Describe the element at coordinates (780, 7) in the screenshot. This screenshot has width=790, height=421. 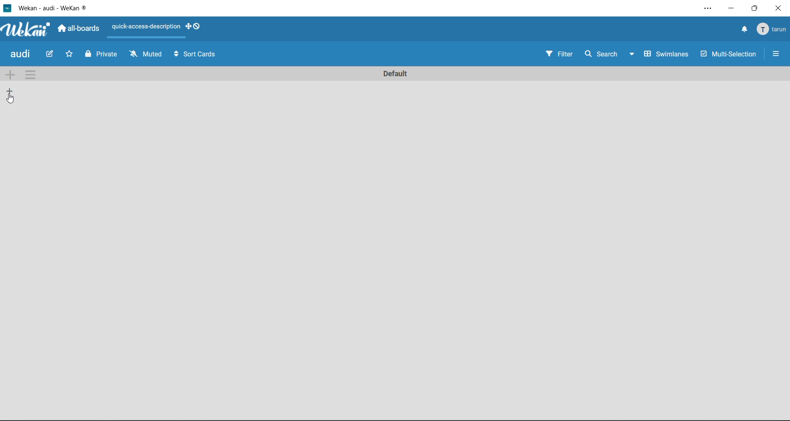
I see `close` at that location.